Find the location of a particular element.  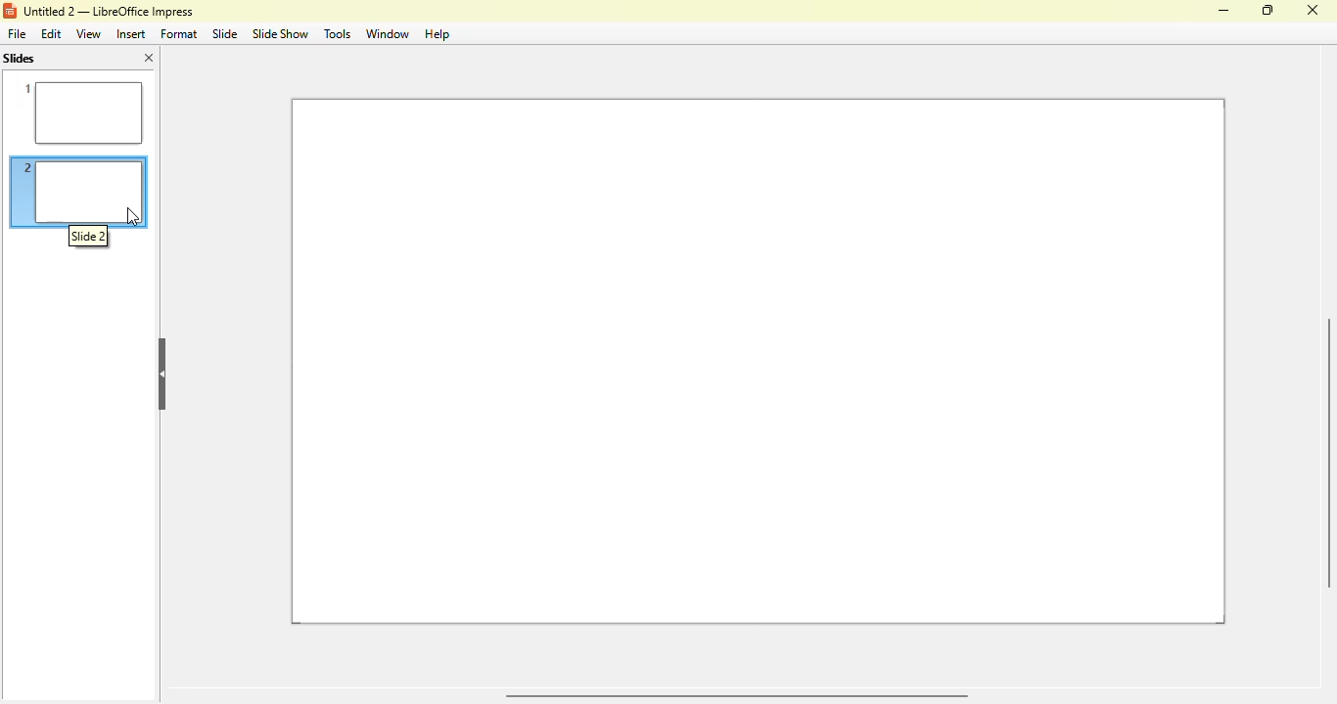

file is located at coordinates (16, 33).